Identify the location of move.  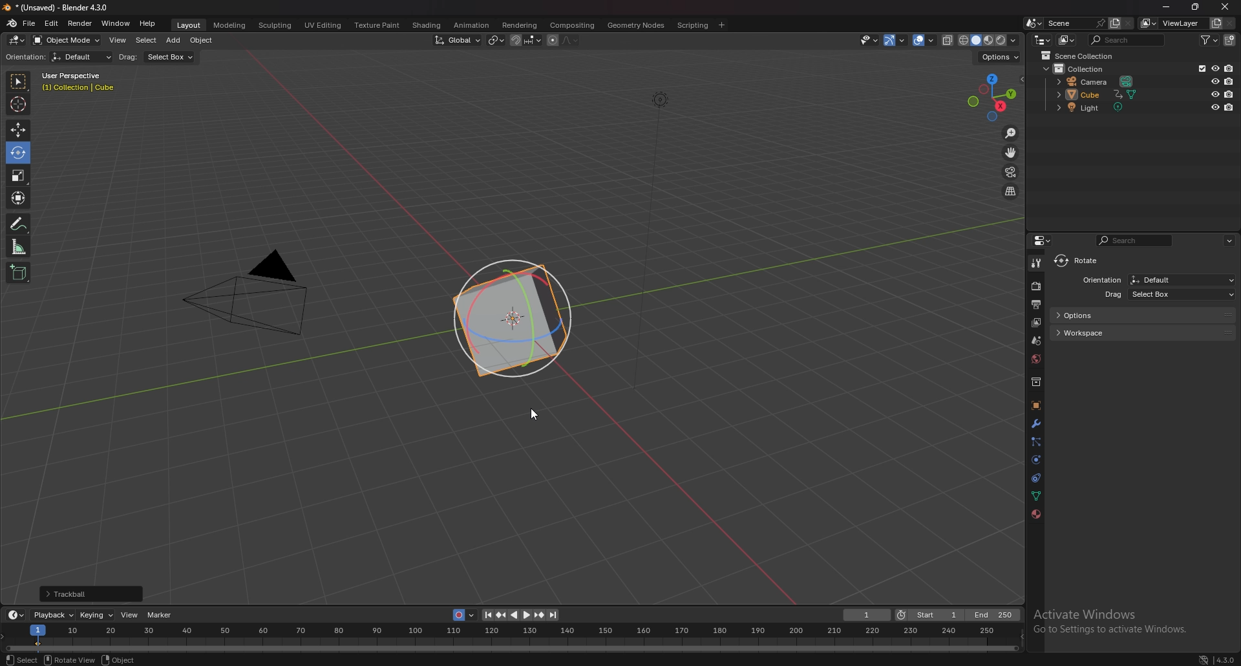
(17, 131).